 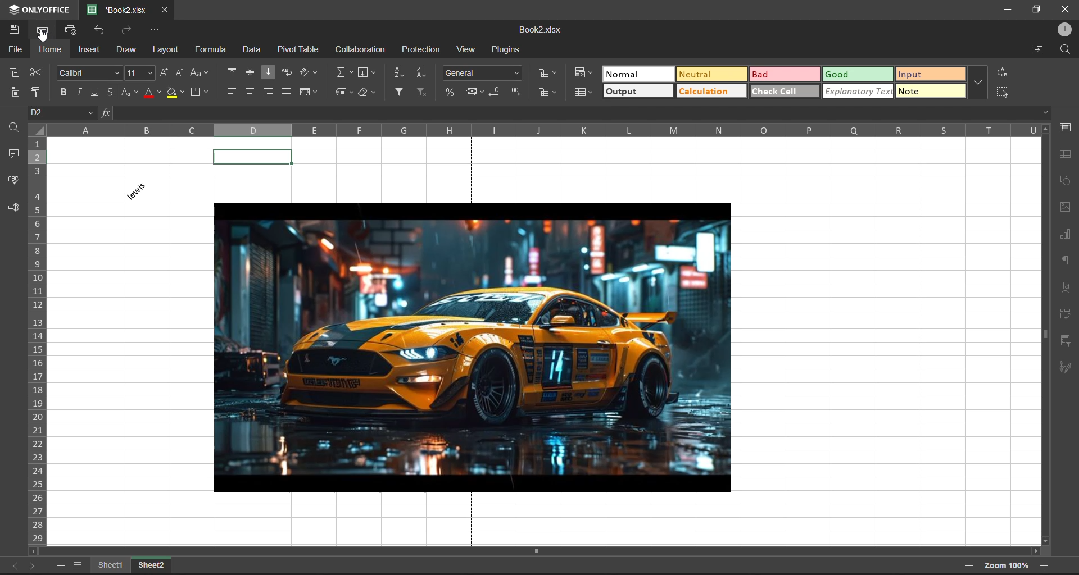 What do you see at coordinates (110, 92) in the screenshot?
I see `strikethrough` at bounding box center [110, 92].